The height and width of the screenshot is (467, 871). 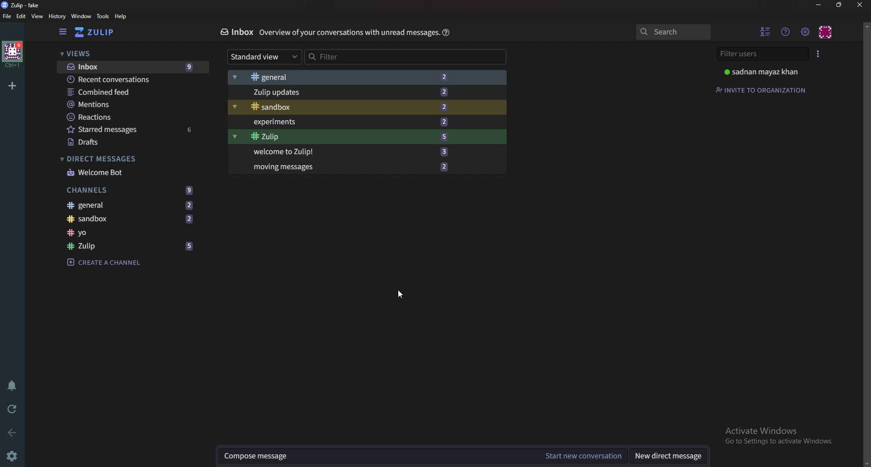 What do you see at coordinates (132, 233) in the screenshot?
I see `Channel` at bounding box center [132, 233].